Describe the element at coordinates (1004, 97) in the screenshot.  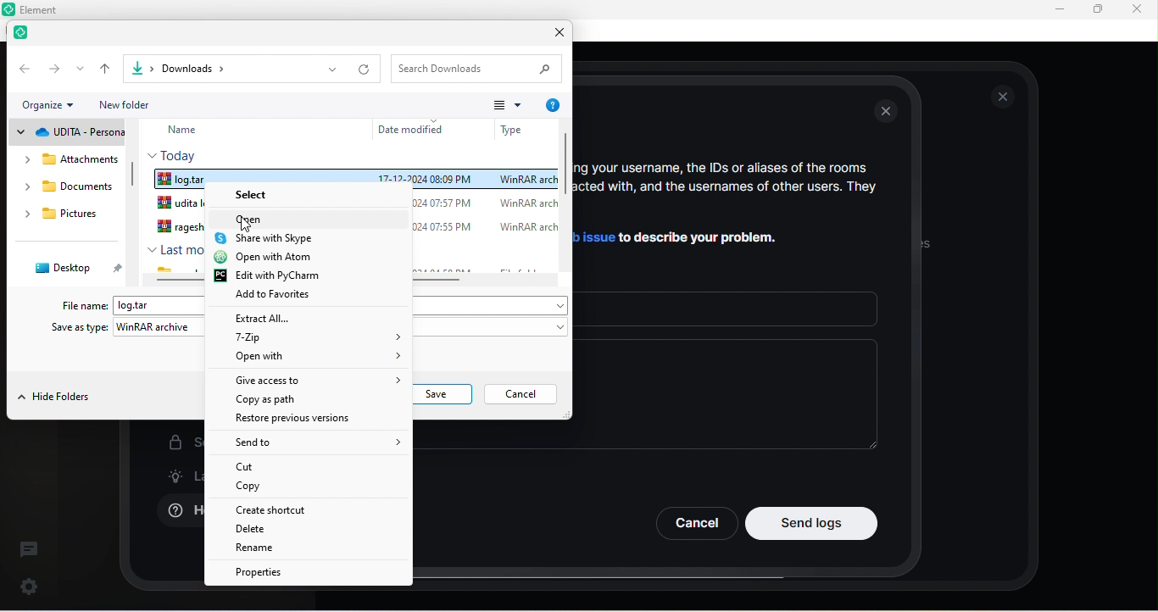
I see `close` at that location.